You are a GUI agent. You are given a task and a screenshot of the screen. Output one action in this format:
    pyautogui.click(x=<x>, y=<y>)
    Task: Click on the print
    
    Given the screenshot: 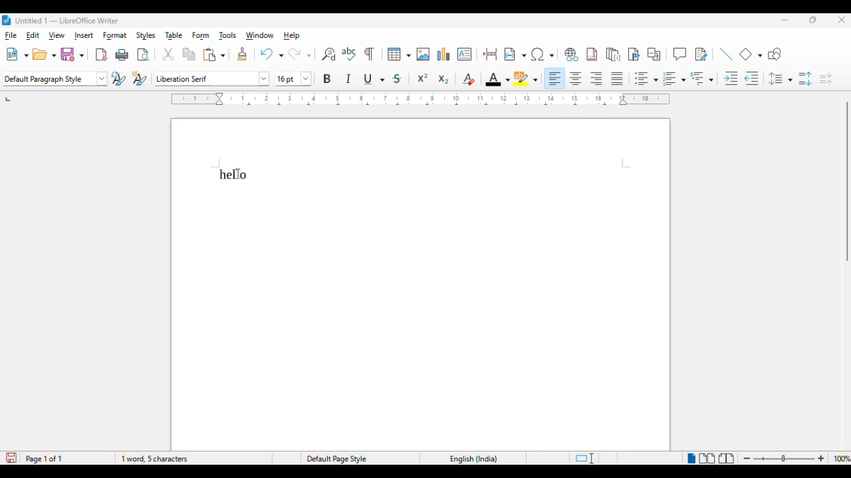 What is the action you would take?
    pyautogui.click(x=122, y=55)
    